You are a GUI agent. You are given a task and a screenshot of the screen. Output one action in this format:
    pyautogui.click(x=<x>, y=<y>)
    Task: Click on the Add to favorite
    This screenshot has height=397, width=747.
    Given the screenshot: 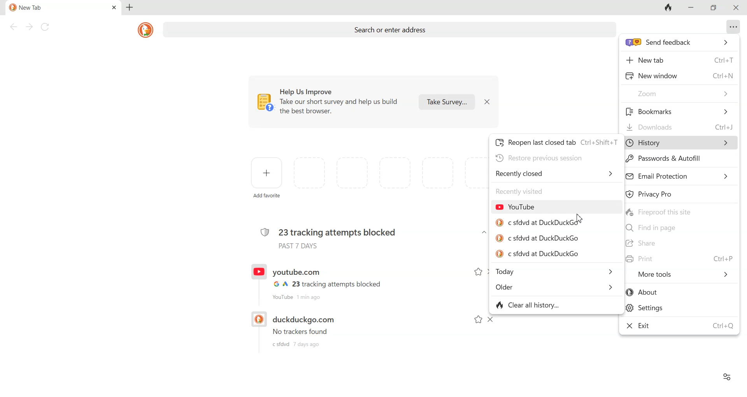 What is the action you would take?
    pyautogui.click(x=479, y=320)
    